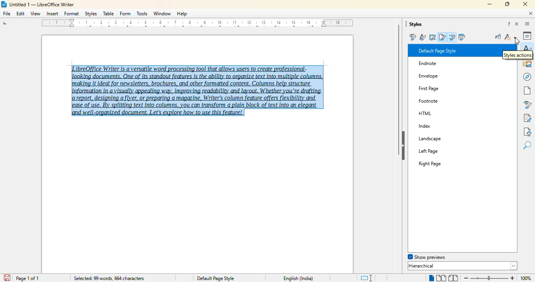 This screenshot has width=535, height=282. Describe the element at coordinates (527, 49) in the screenshot. I see `styles` at that location.